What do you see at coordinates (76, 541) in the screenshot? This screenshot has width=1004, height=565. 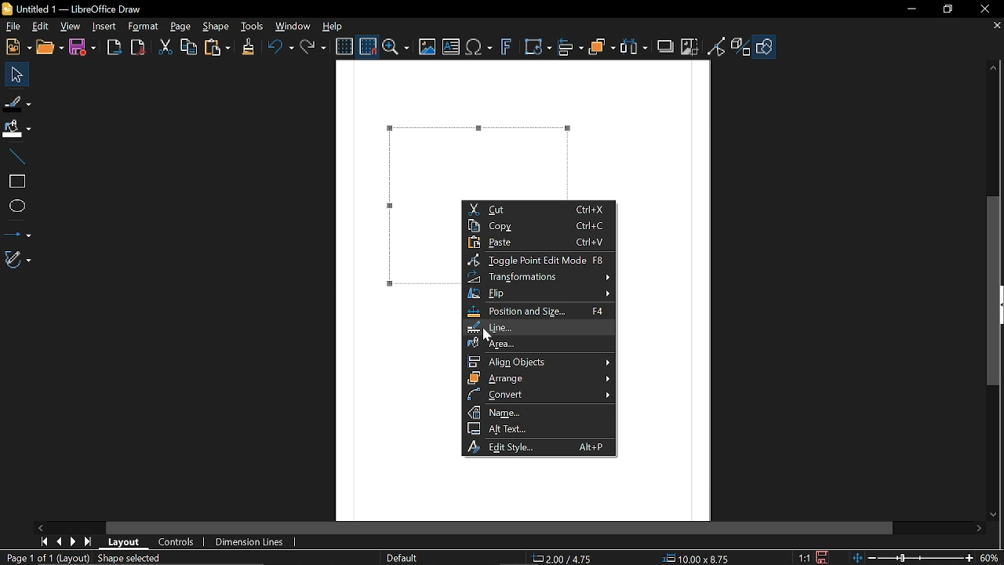 I see `Next page` at bounding box center [76, 541].